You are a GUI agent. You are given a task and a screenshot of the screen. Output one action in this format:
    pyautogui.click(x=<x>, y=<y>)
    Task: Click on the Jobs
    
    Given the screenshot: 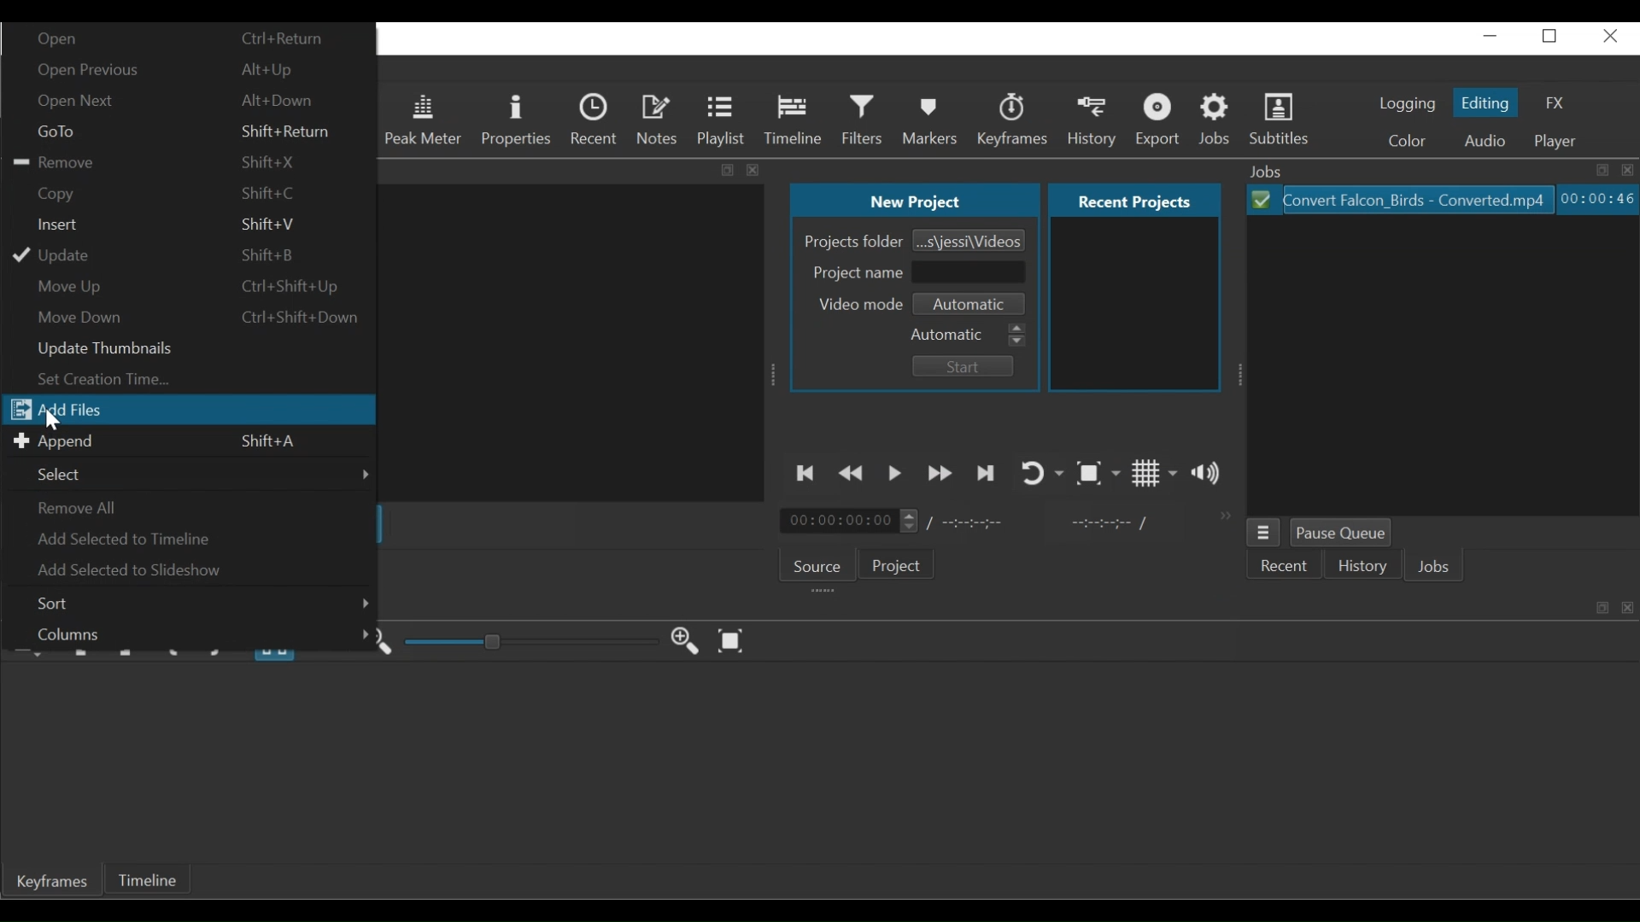 What is the action you would take?
    pyautogui.click(x=1215, y=121)
    